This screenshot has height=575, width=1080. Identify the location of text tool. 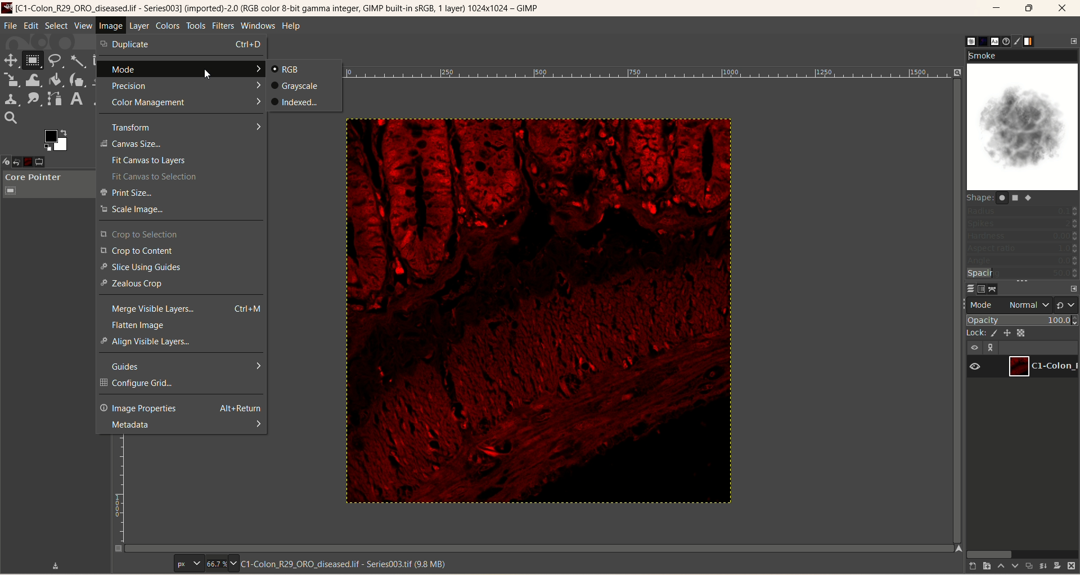
(76, 99).